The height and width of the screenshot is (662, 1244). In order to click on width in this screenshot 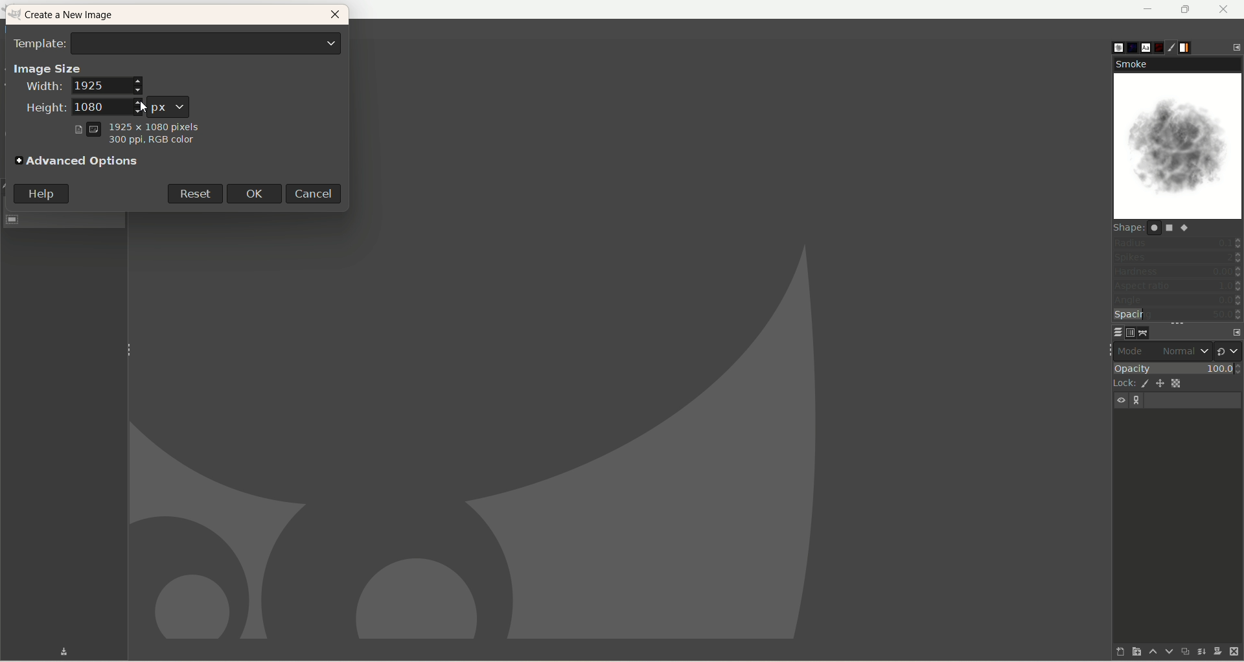, I will do `click(84, 88)`.